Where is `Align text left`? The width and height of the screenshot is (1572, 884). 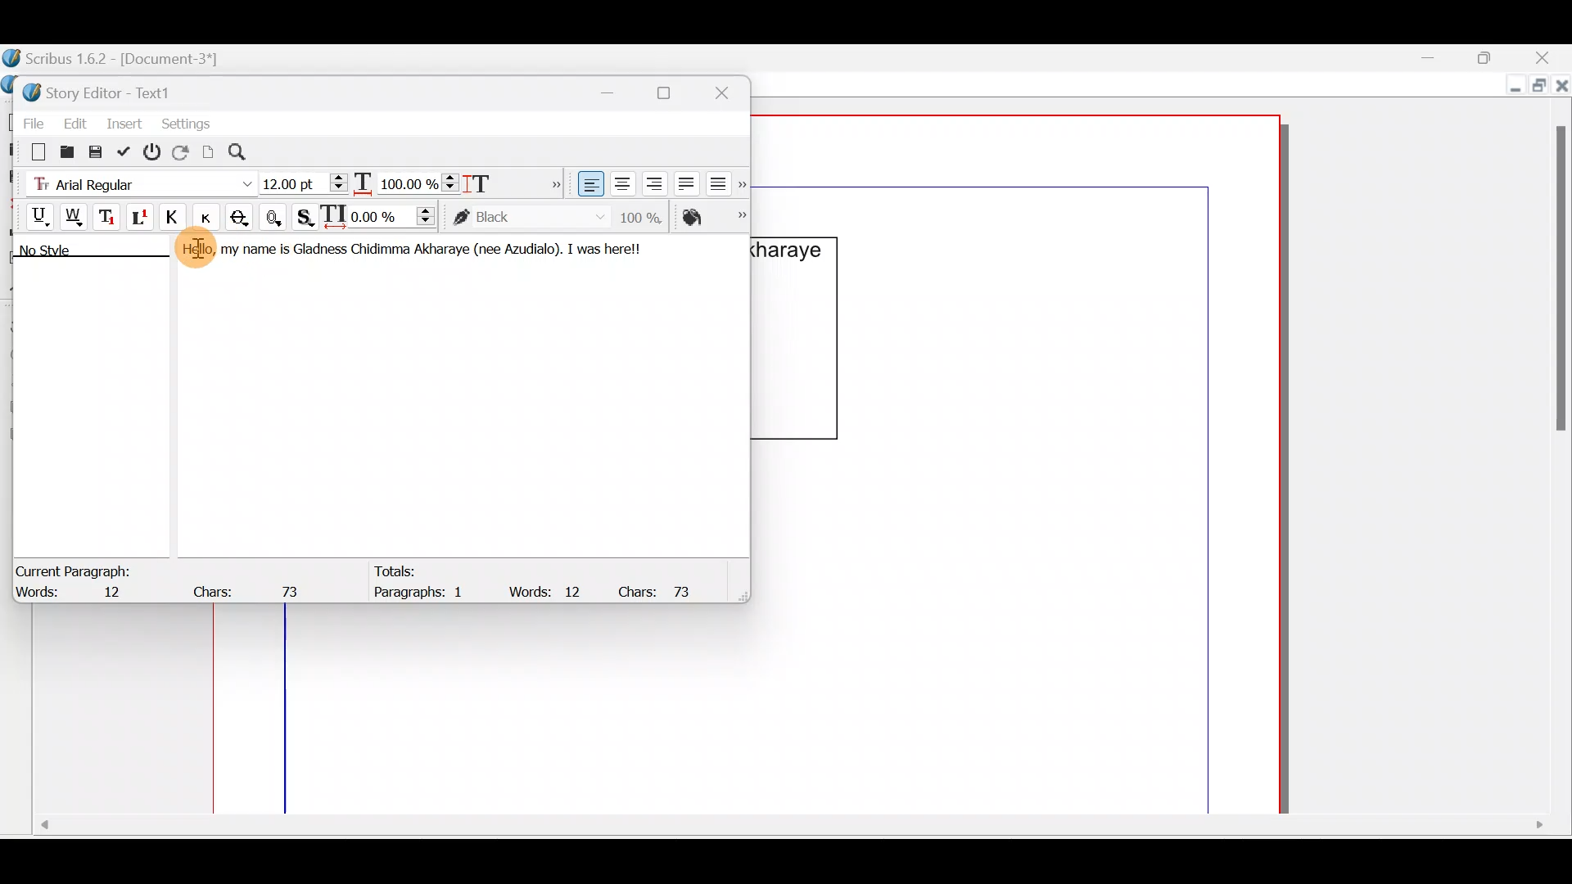 Align text left is located at coordinates (589, 184).